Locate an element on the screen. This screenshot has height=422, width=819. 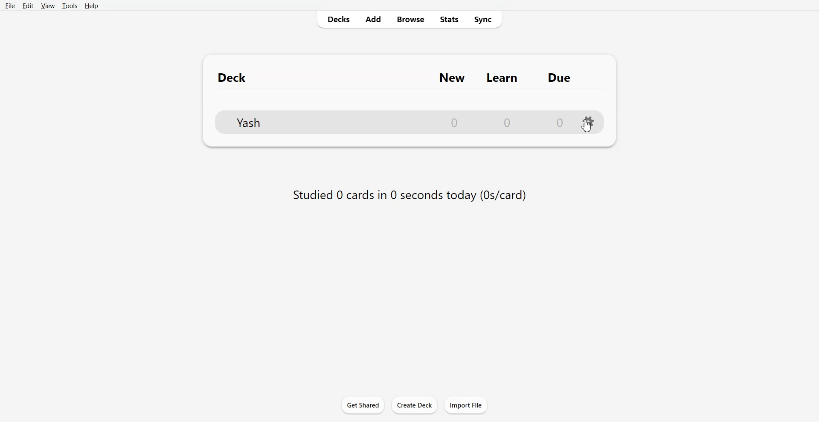
View is located at coordinates (47, 6).